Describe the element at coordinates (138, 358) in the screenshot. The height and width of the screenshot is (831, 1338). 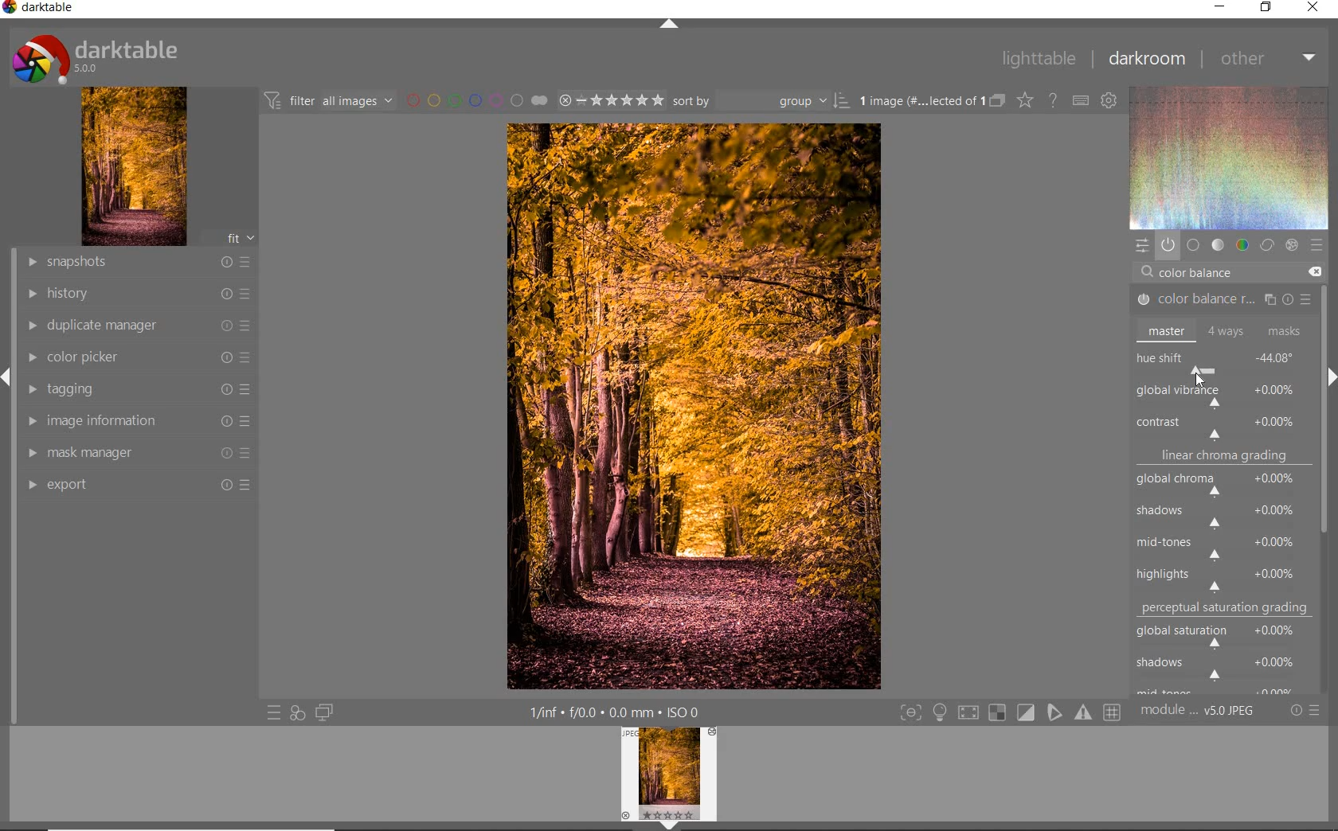
I see `color picker` at that location.